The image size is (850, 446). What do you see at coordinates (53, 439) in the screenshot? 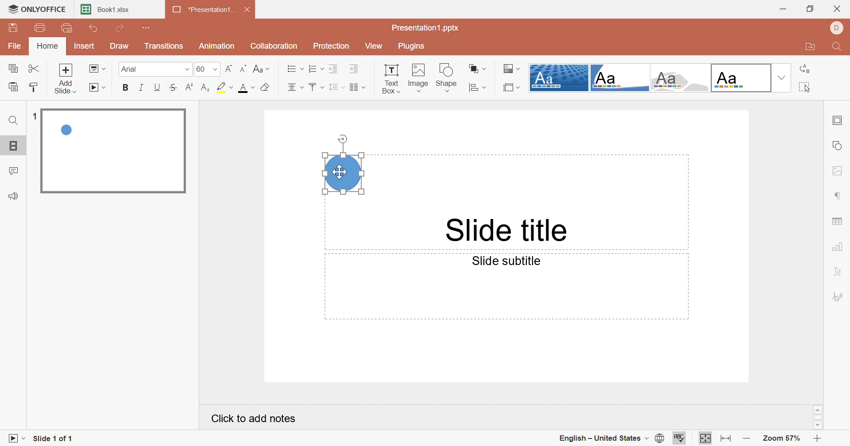
I see `Slide 1 of 1` at bounding box center [53, 439].